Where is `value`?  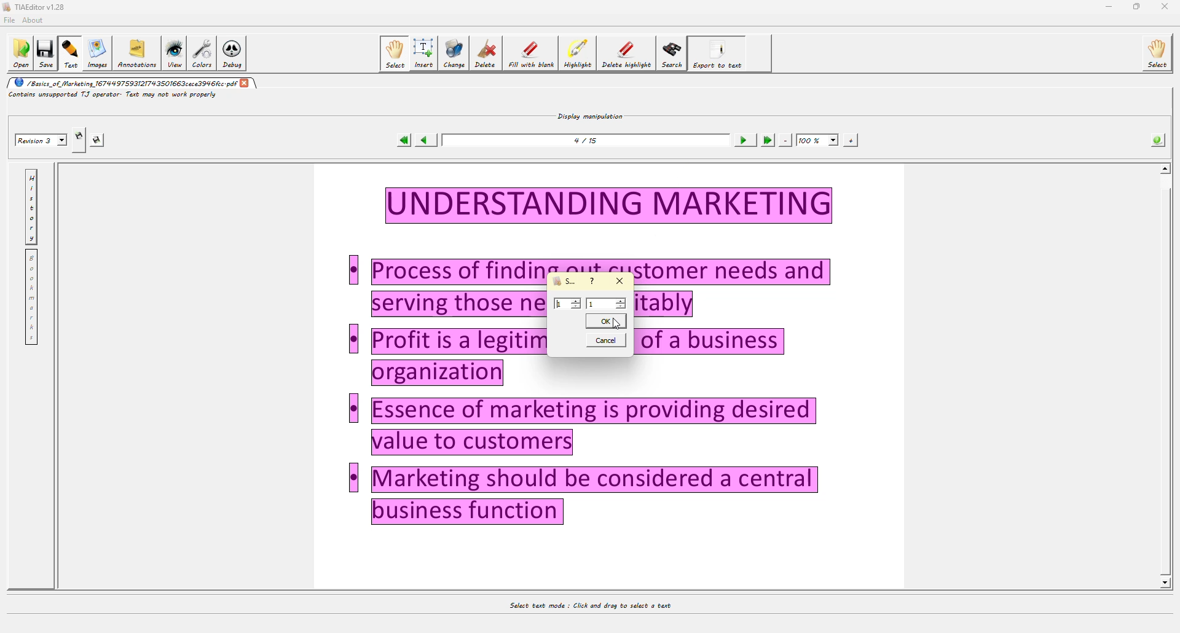 value is located at coordinates (568, 304).